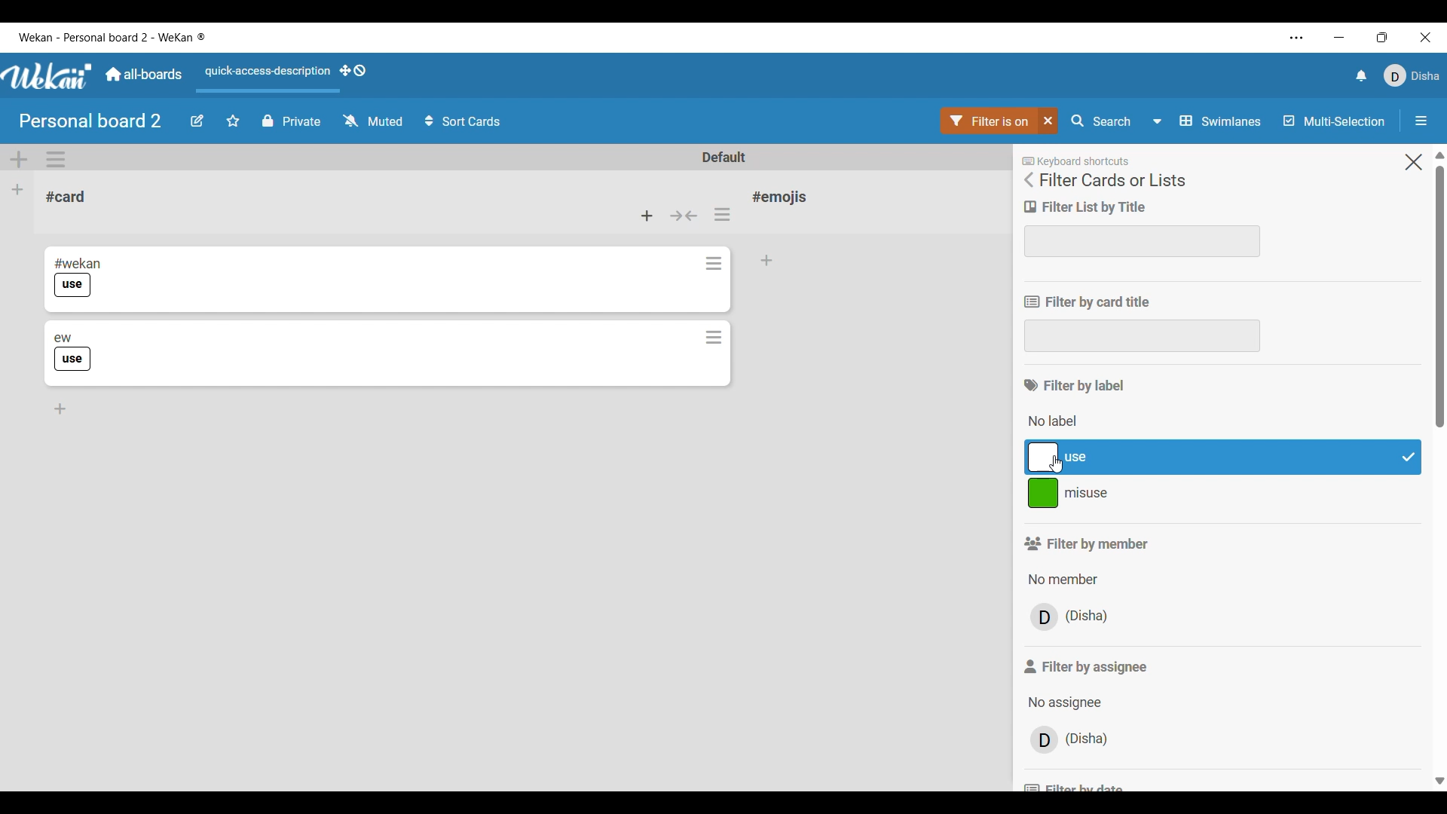 The width and height of the screenshot is (1447, 814). I want to click on Software and board name, so click(111, 37).